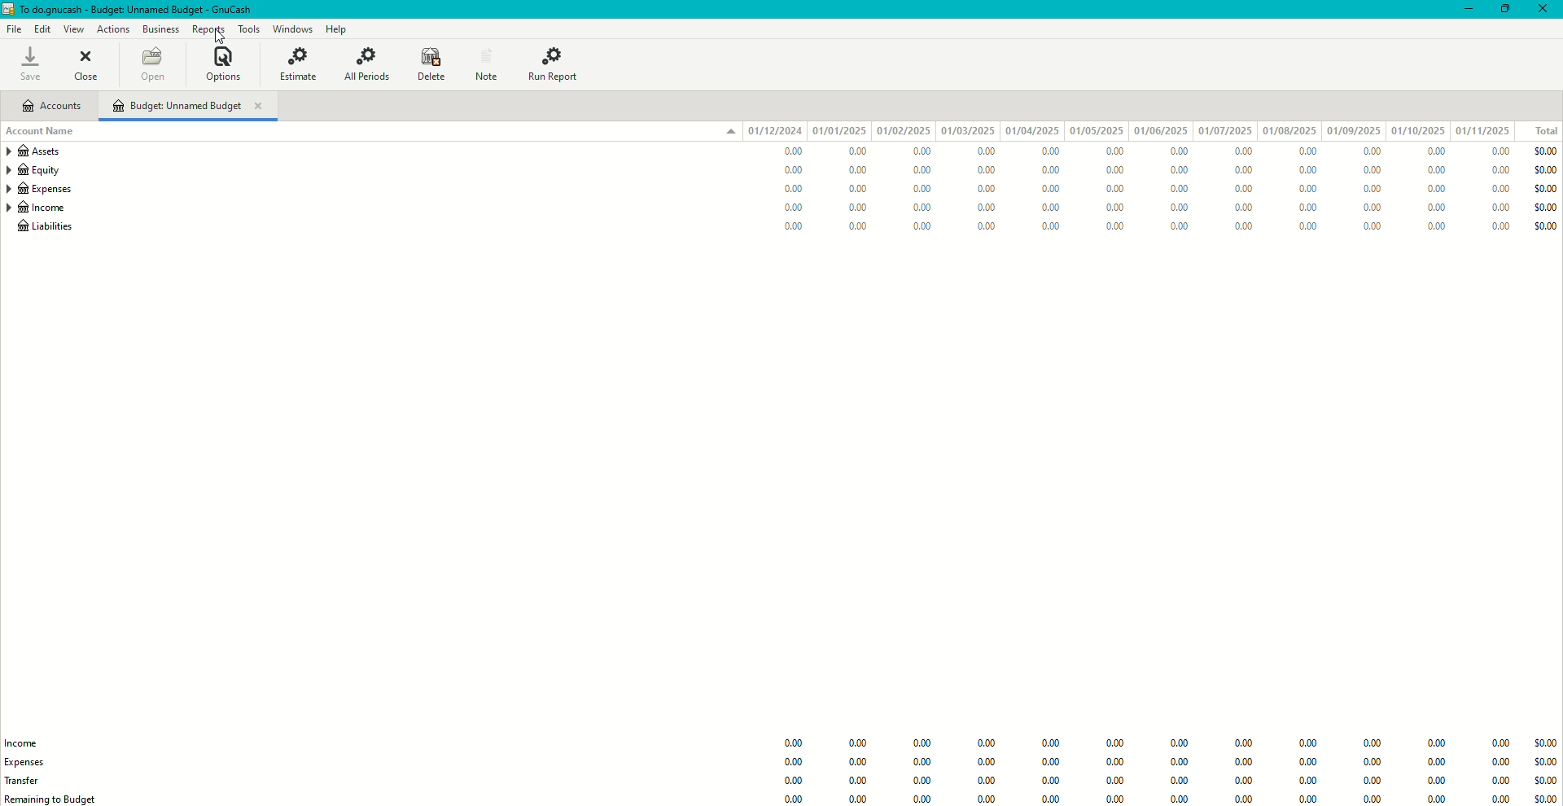 This screenshot has width=1563, height=806. Describe the element at coordinates (789, 151) in the screenshot. I see `0.00` at that location.